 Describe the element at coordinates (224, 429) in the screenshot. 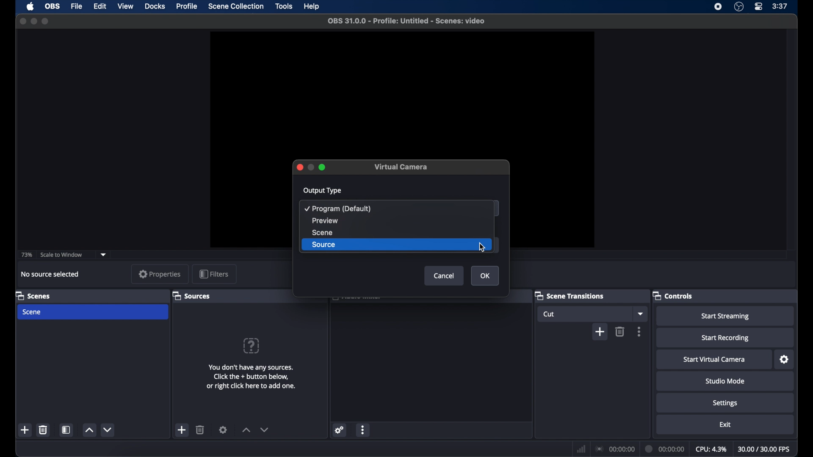

I see `settings` at that location.